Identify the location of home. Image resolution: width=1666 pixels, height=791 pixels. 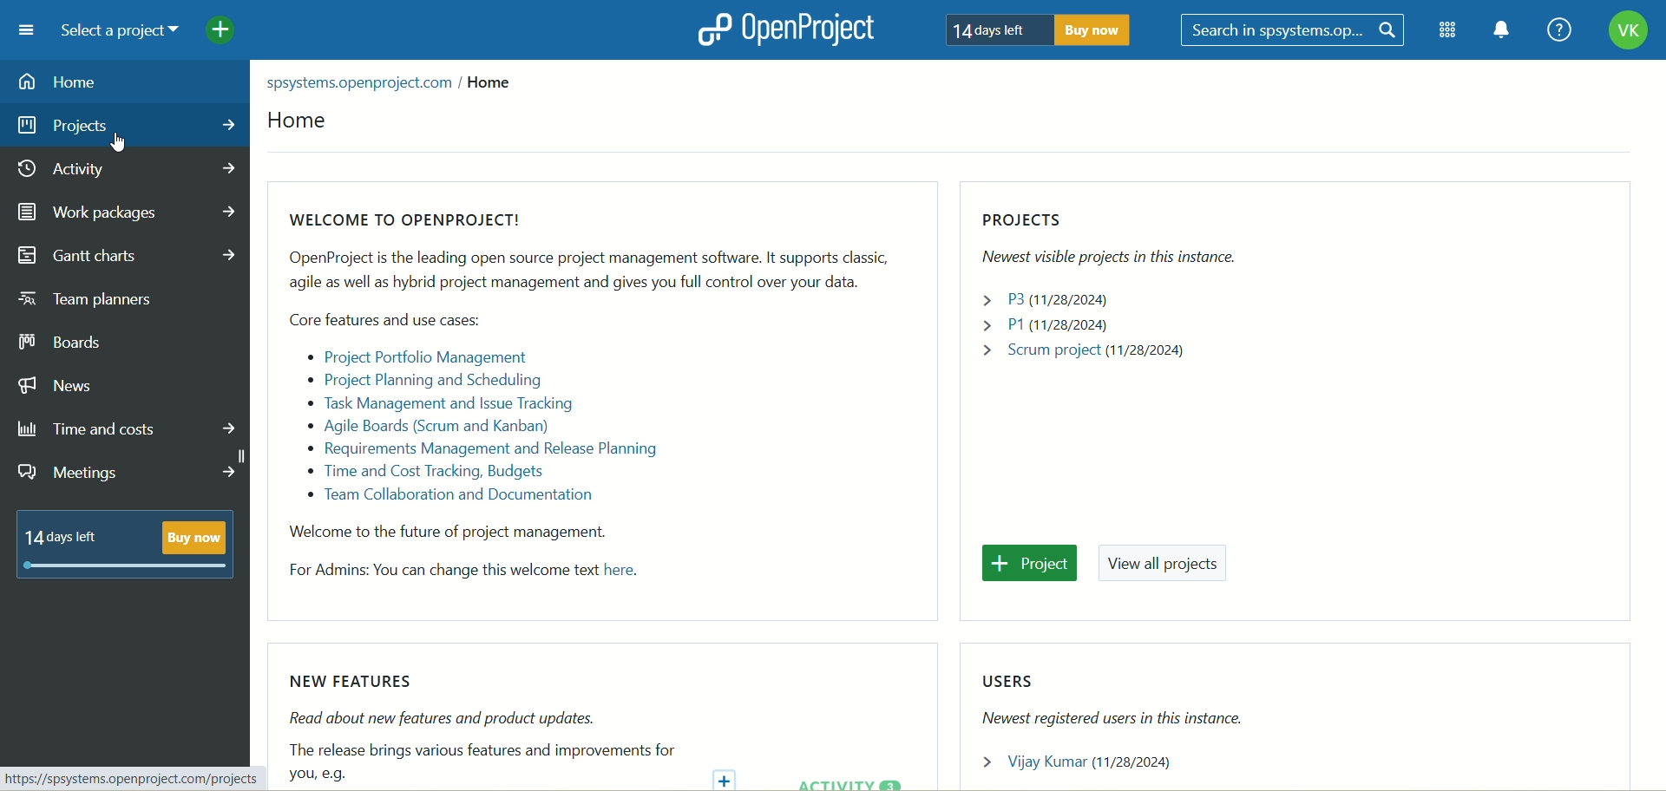
(123, 82).